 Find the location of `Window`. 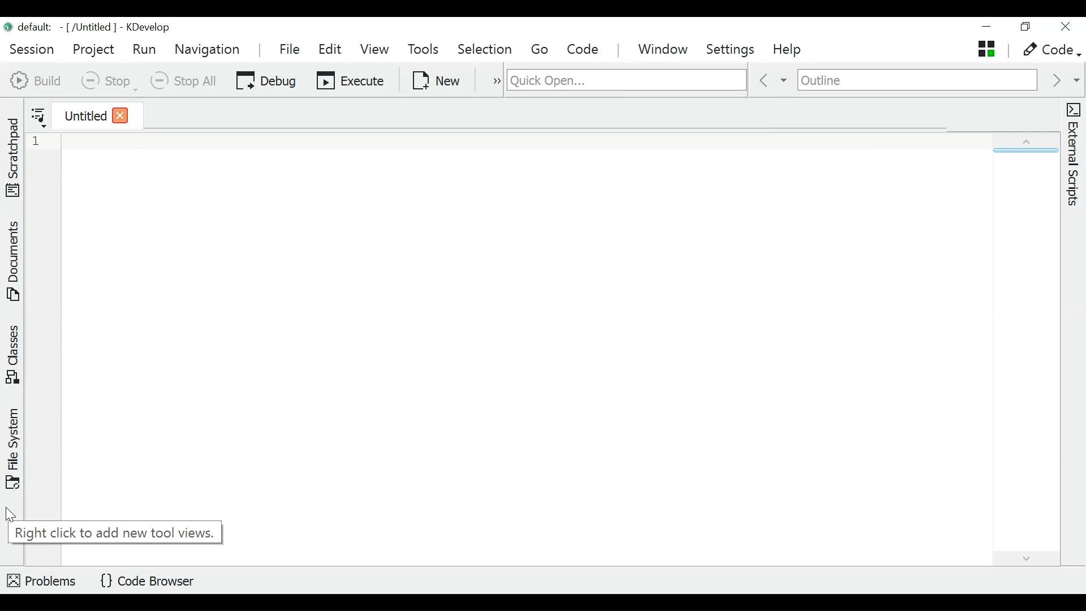

Window is located at coordinates (663, 49).